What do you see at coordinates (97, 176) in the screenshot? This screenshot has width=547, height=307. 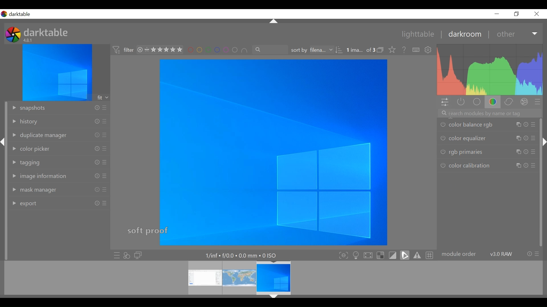 I see `info` at bounding box center [97, 176].